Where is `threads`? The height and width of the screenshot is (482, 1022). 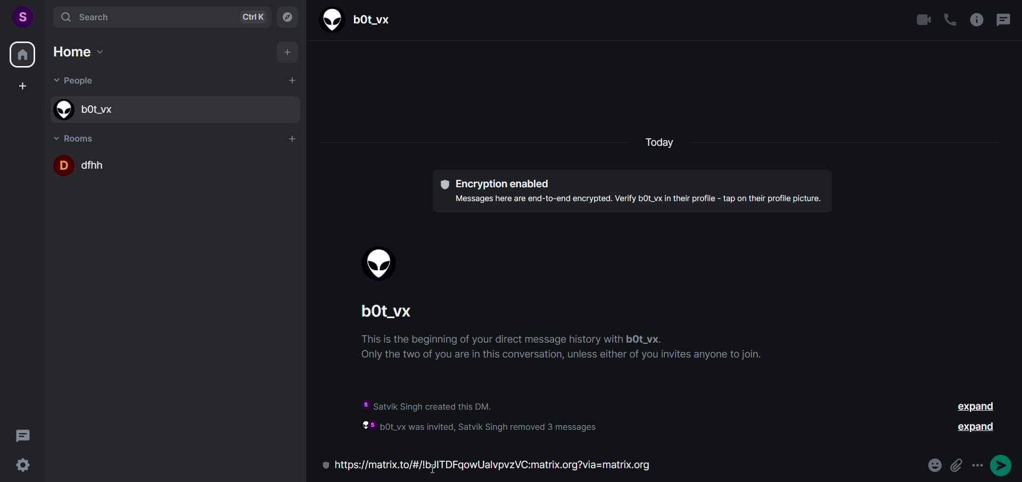 threads is located at coordinates (1002, 21).